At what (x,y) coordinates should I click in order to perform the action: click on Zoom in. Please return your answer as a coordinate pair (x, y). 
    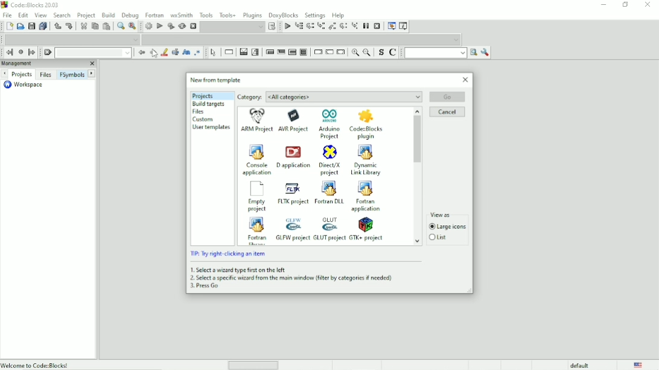
    Looking at the image, I should click on (355, 52).